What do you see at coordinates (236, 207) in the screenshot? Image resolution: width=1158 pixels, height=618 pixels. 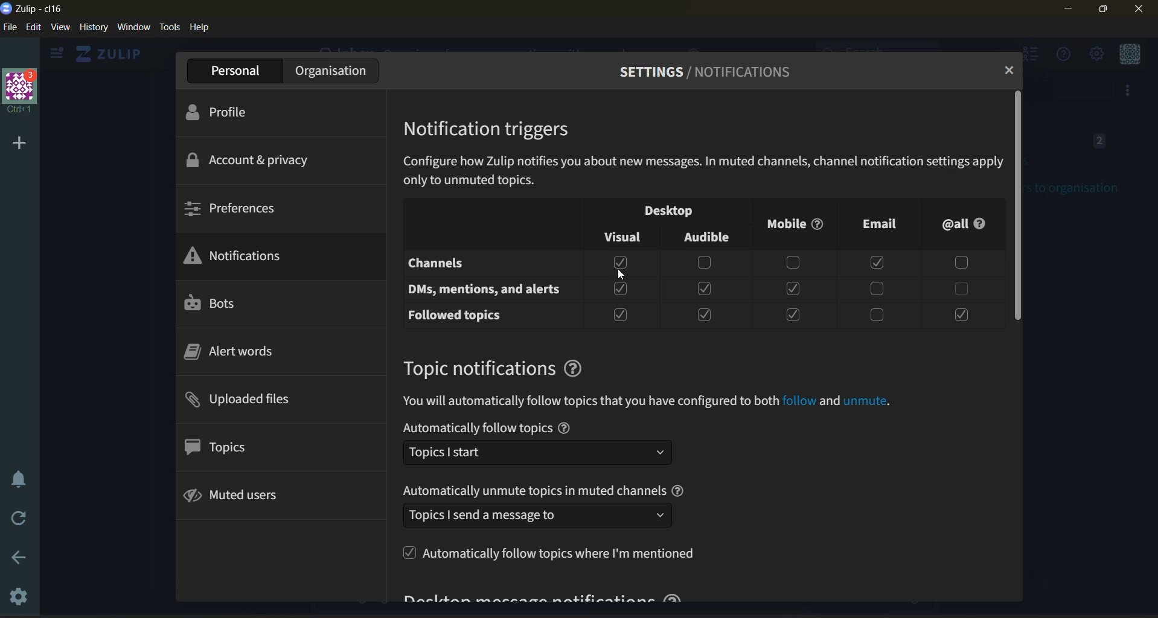 I see `preferences` at bounding box center [236, 207].